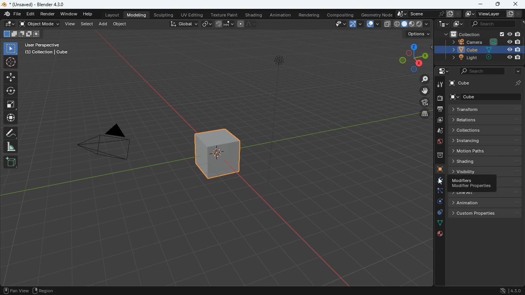 This screenshot has width=525, height=295. What do you see at coordinates (479, 72) in the screenshot?
I see `search` at bounding box center [479, 72].